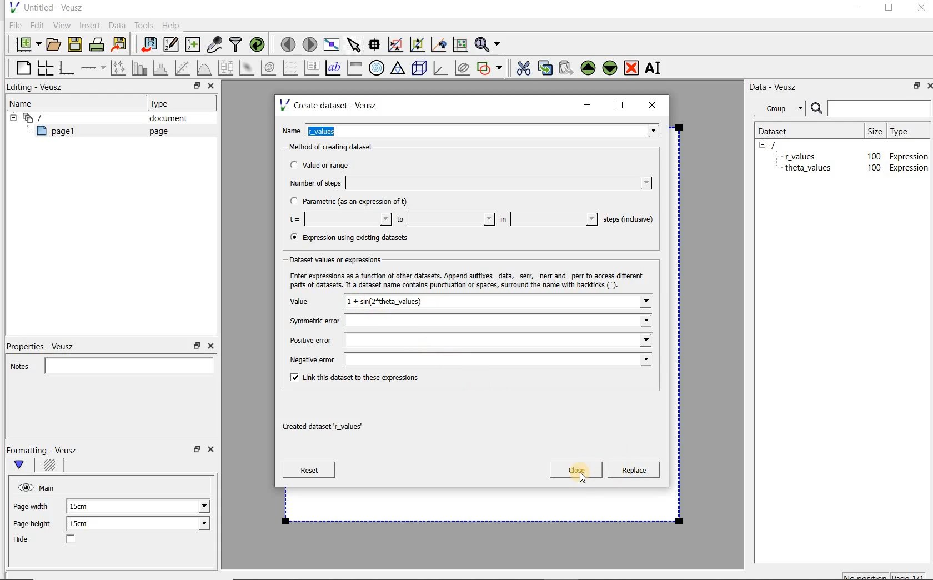 Image resolution: width=933 pixels, height=580 pixels. I want to click on Main formatting, so click(24, 466).